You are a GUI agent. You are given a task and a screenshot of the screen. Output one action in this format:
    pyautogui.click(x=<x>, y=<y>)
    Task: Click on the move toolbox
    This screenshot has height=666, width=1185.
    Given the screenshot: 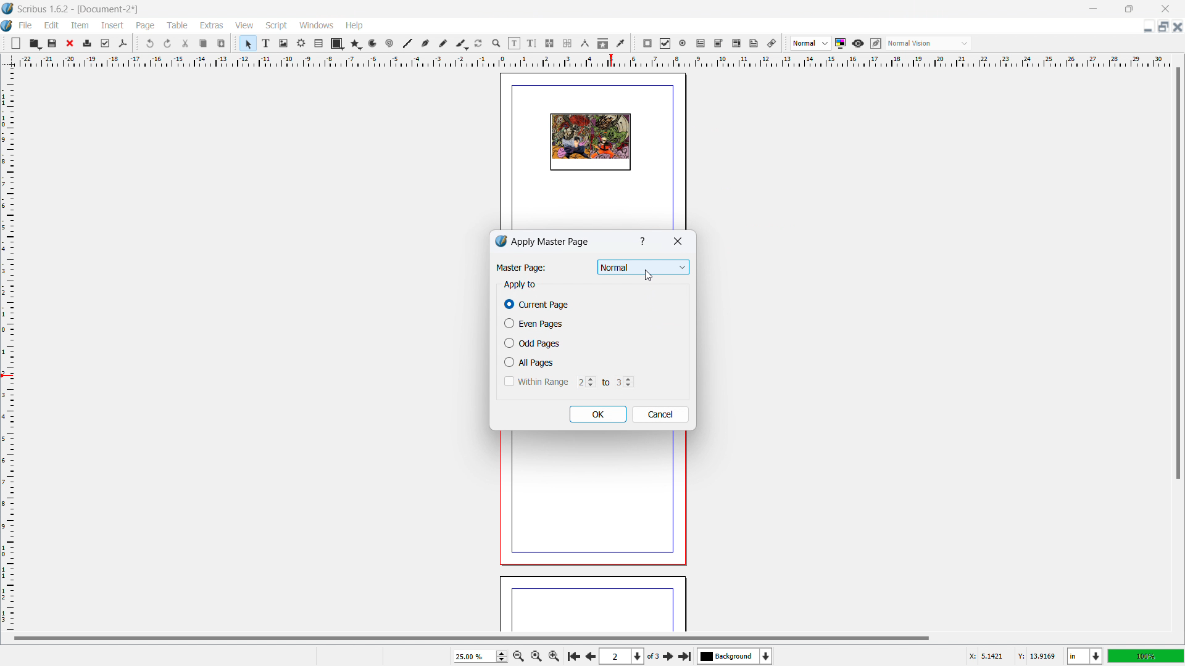 What is the action you would take?
    pyautogui.click(x=786, y=44)
    